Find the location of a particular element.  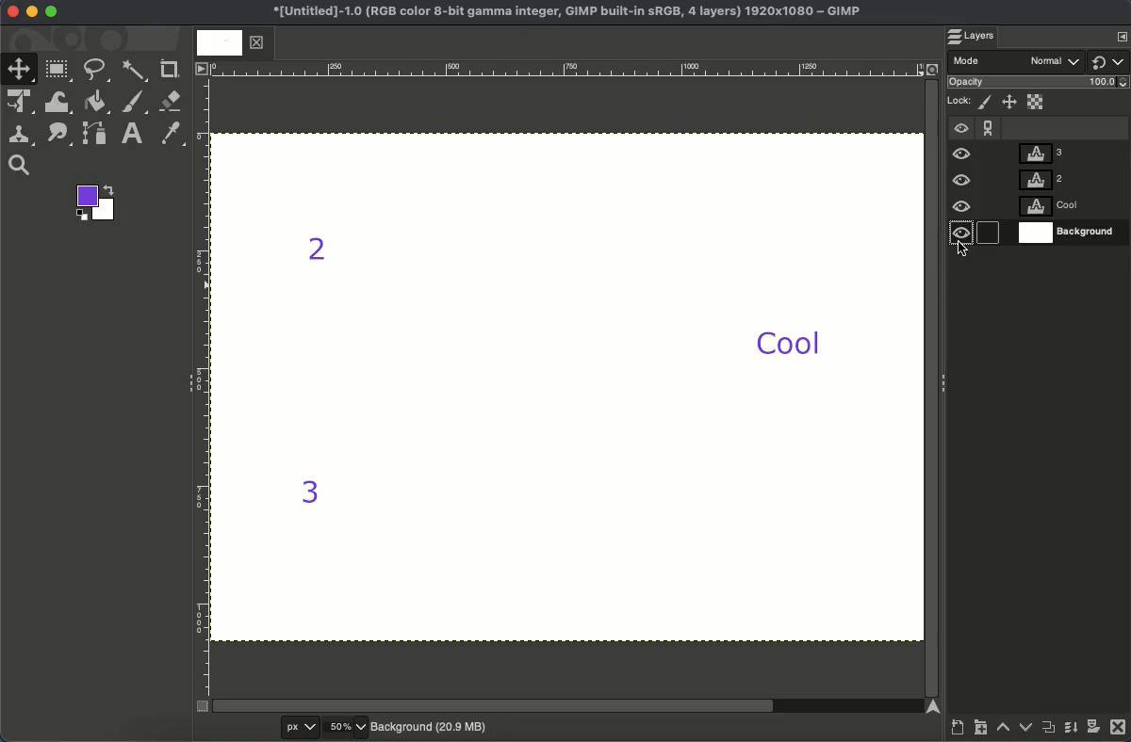

Duplicate is located at coordinates (1049, 731).